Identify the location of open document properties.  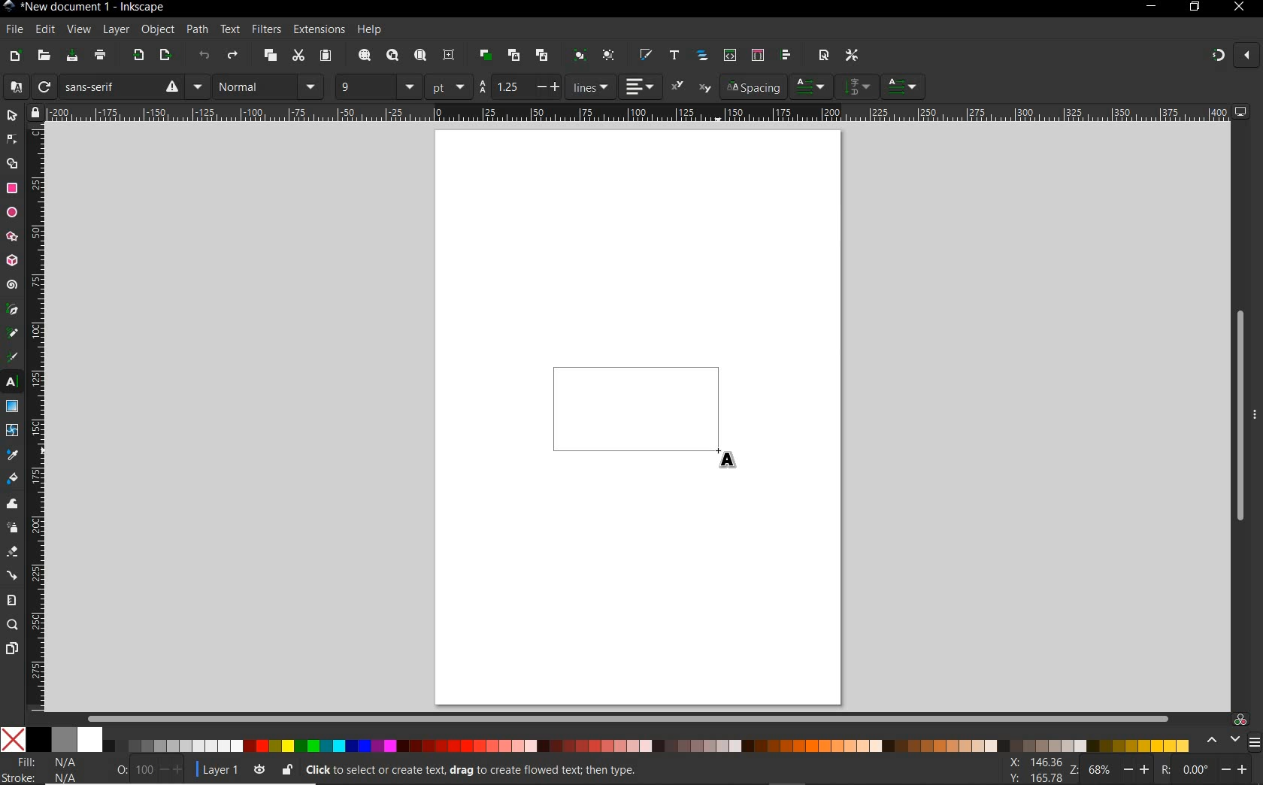
(823, 54).